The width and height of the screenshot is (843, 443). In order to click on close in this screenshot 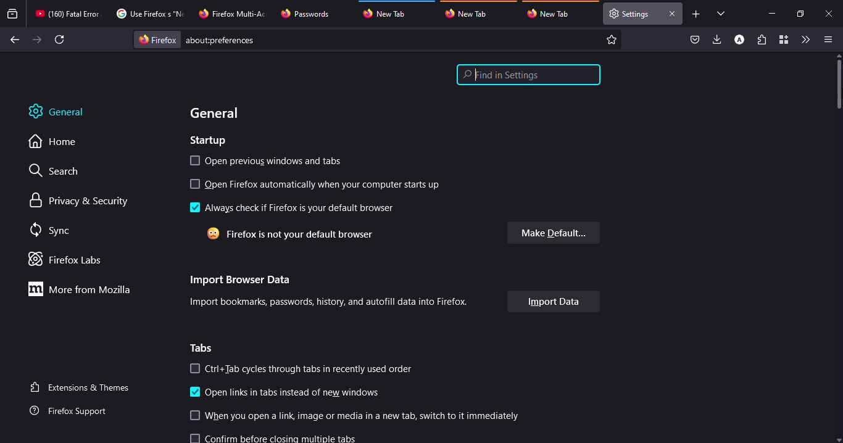, I will do `click(671, 14)`.